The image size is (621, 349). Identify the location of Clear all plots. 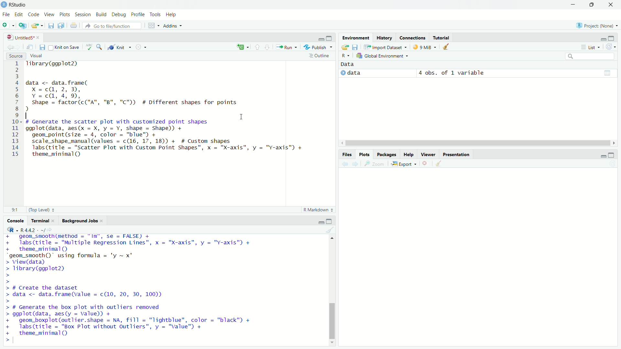
(438, 163).